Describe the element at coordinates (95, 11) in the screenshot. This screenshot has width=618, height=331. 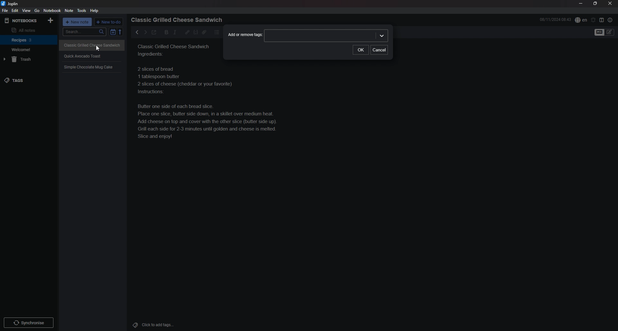
I see `help` at that location.